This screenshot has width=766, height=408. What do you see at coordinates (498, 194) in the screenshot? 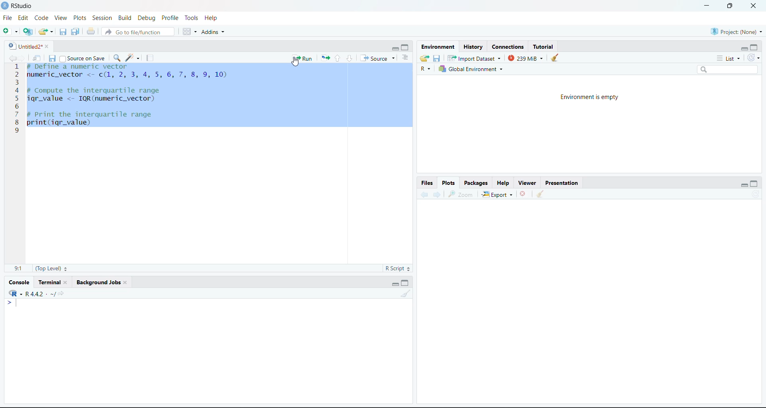
I see `Export` at bounding box center [498, 194].